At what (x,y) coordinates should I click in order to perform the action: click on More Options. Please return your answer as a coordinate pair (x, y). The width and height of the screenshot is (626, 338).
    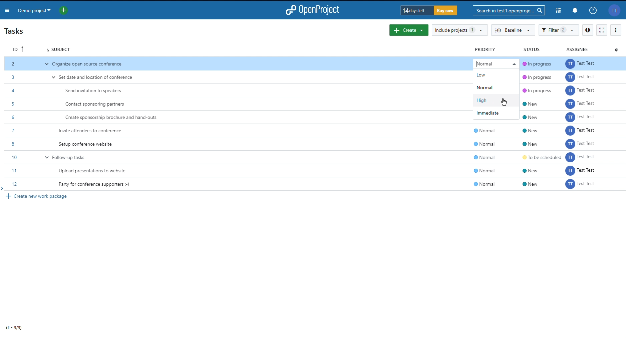
    Looking at the image, I should click on (7, 9).